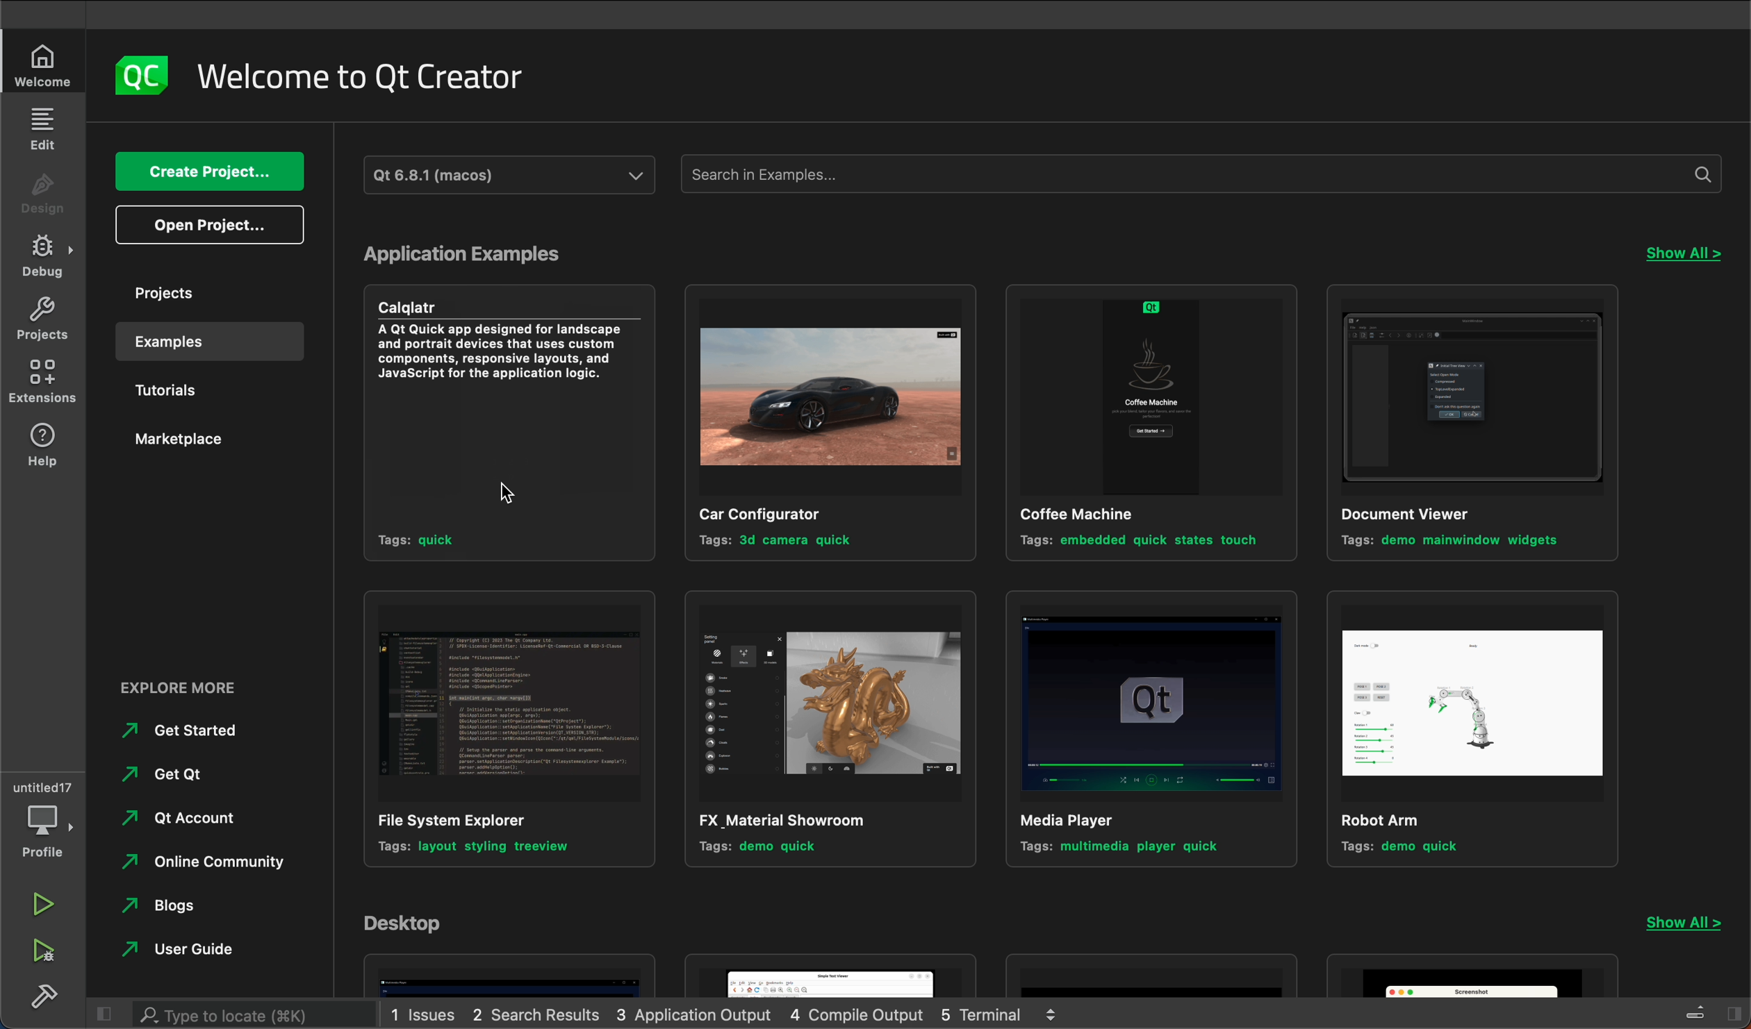  Describe the element at coordinates (1707, 1011) in the screenshot. I see `close sidebar` at that location.